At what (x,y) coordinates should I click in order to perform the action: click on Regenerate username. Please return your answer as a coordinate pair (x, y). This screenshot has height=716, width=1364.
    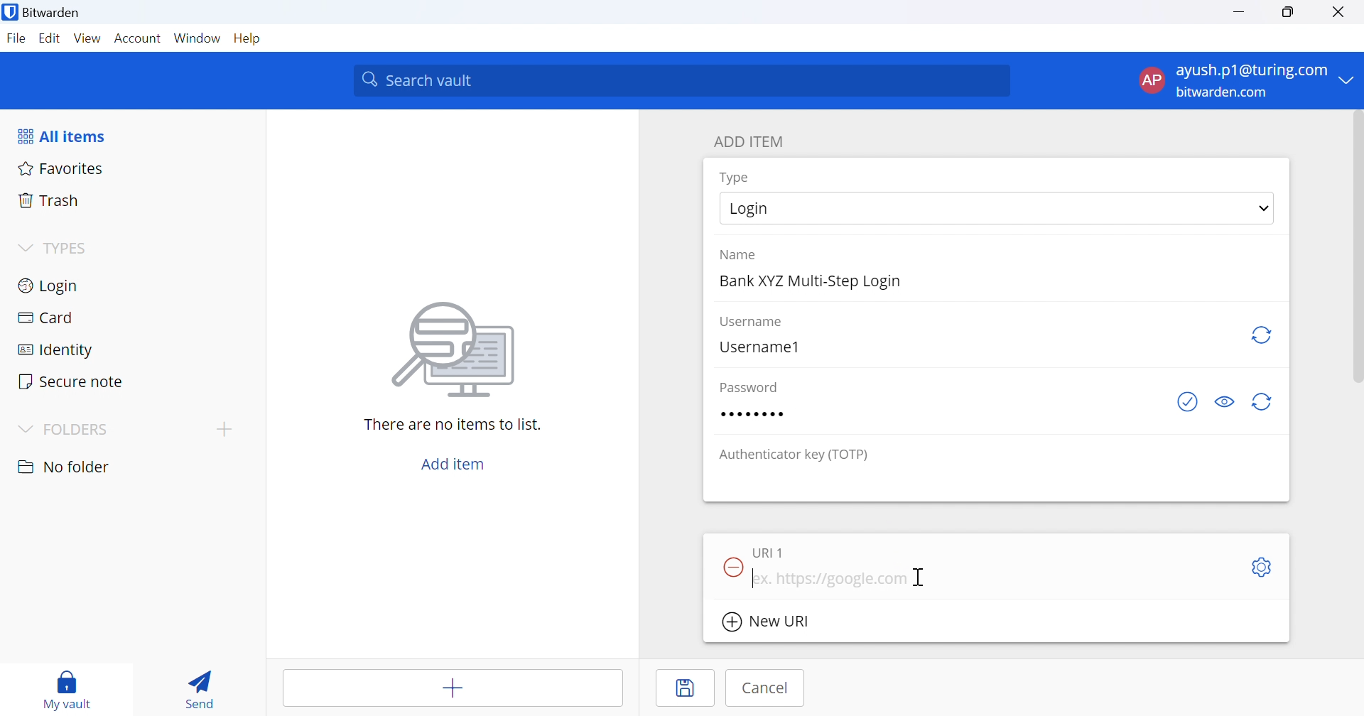
    Looking at the image, I should click on (1264, 337).